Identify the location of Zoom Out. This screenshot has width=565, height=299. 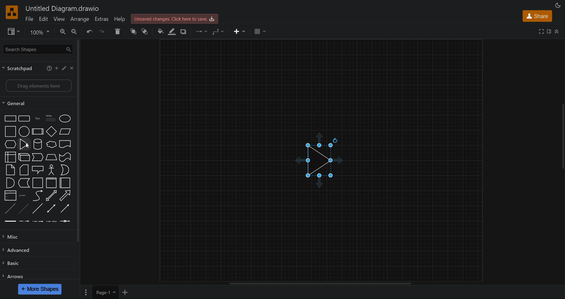
(76, 32).